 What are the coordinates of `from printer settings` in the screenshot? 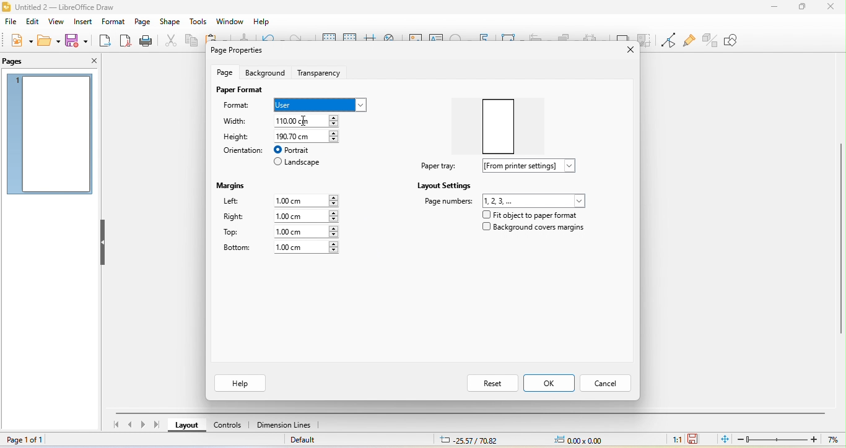 It's located at (534, 166).